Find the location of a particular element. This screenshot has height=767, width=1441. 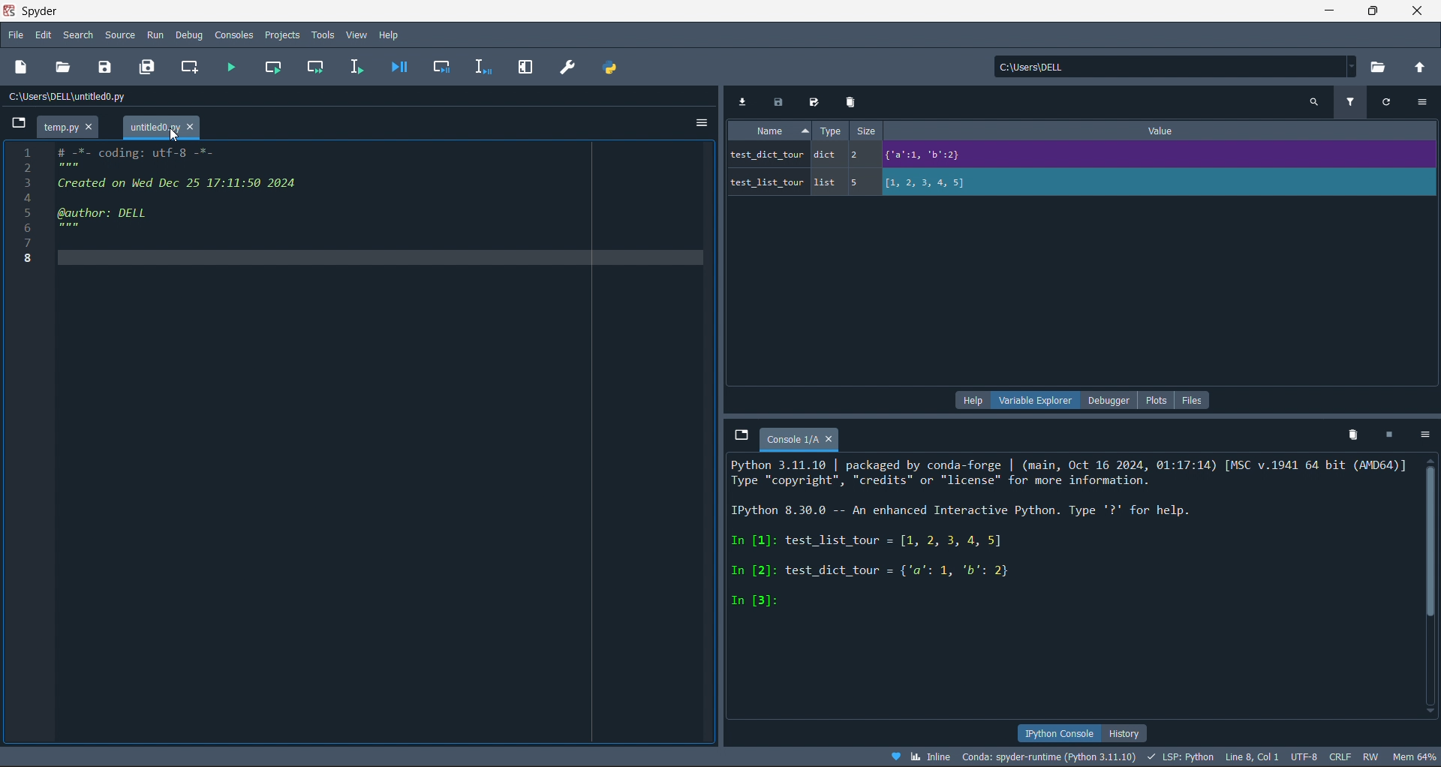

debugger pane is located at coordinates (1114, 402).